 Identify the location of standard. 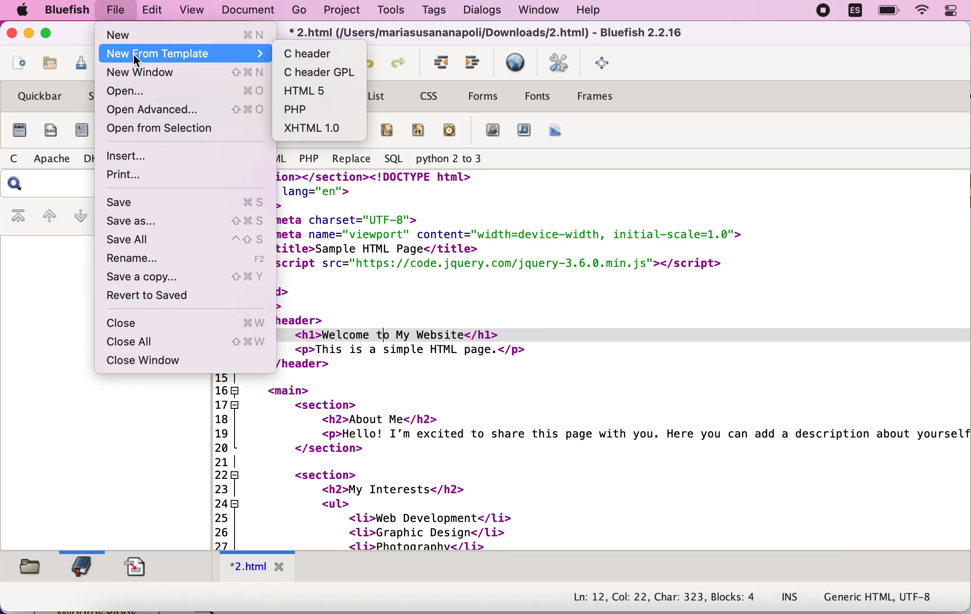
(87, 95).